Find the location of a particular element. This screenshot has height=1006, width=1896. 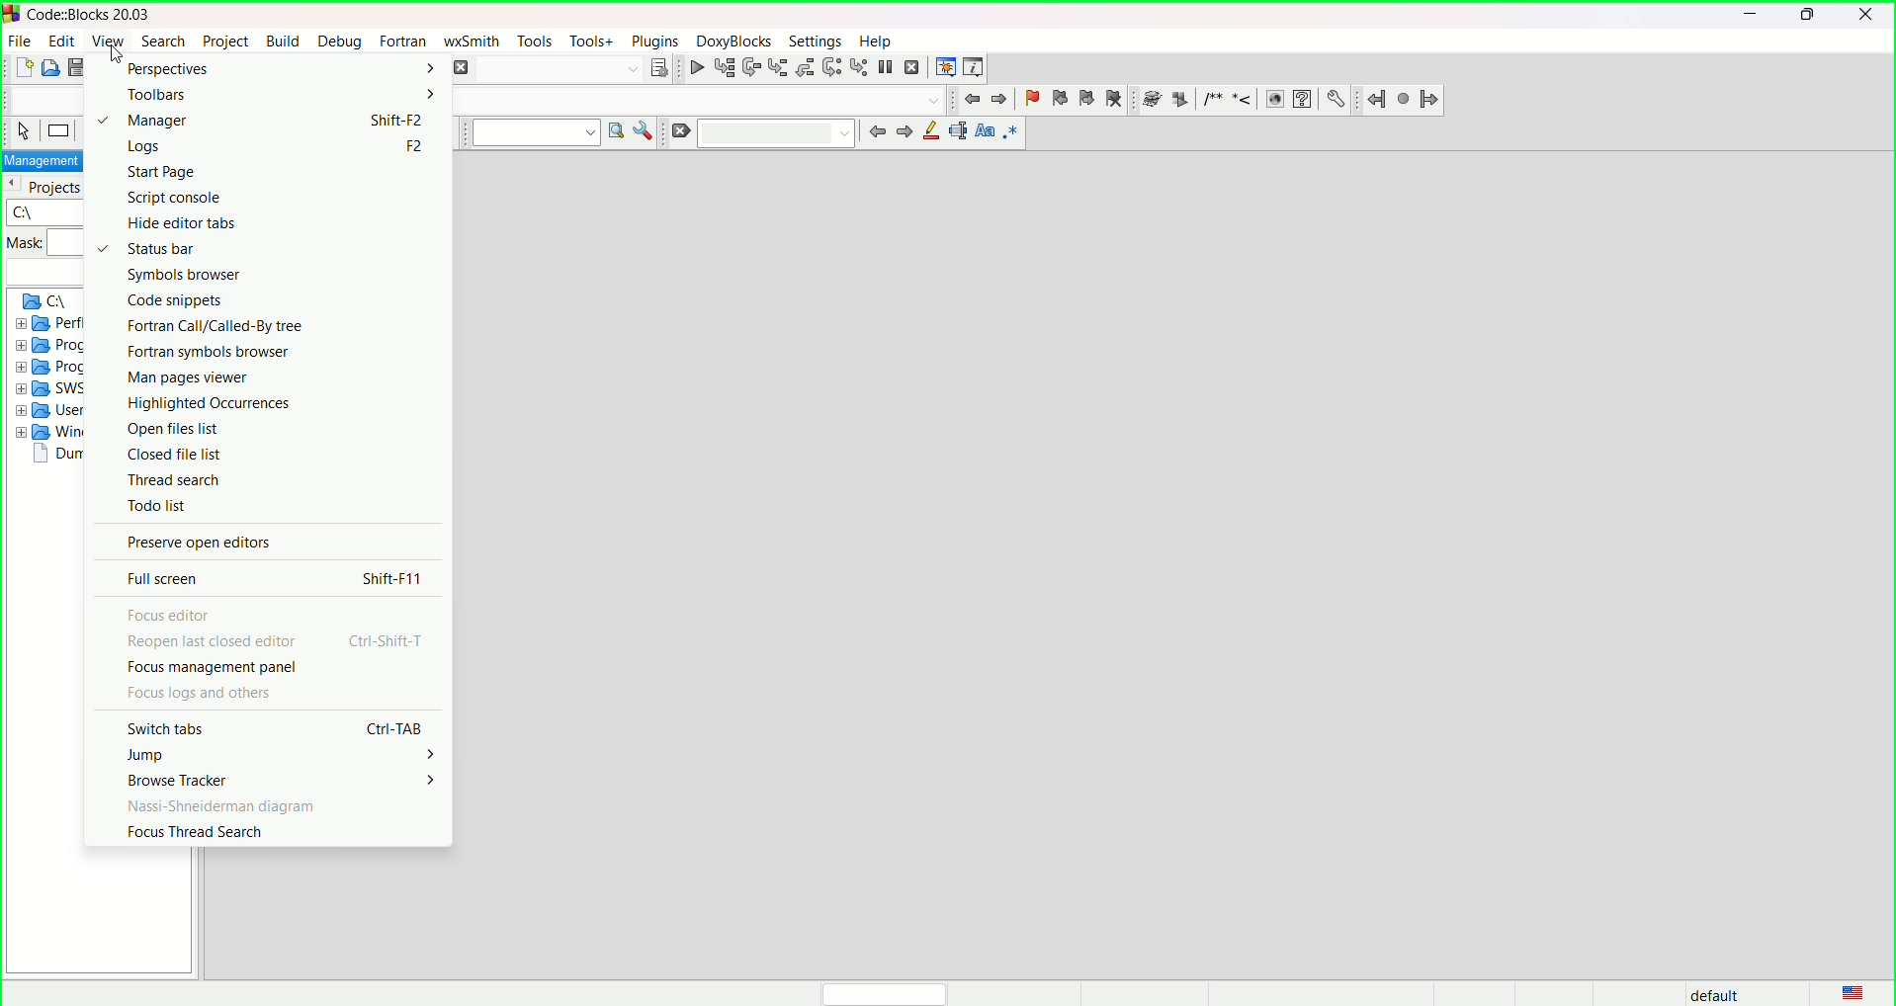

reopen and close editor is located at coordinates (213, 641).